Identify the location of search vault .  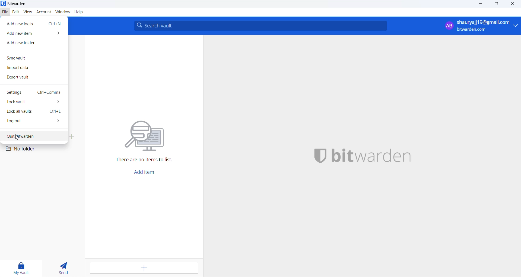
(259, 26).